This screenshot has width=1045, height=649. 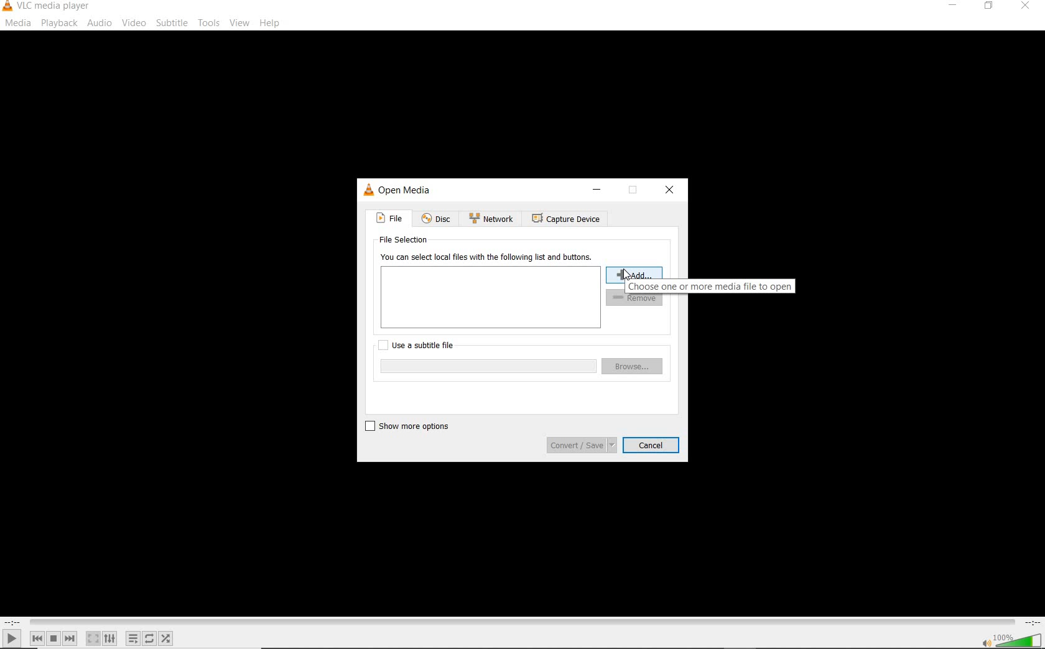 What do you see at coordinates (633, 366) in the screenshot?
I see `browse` at bounding box center [633, 366].